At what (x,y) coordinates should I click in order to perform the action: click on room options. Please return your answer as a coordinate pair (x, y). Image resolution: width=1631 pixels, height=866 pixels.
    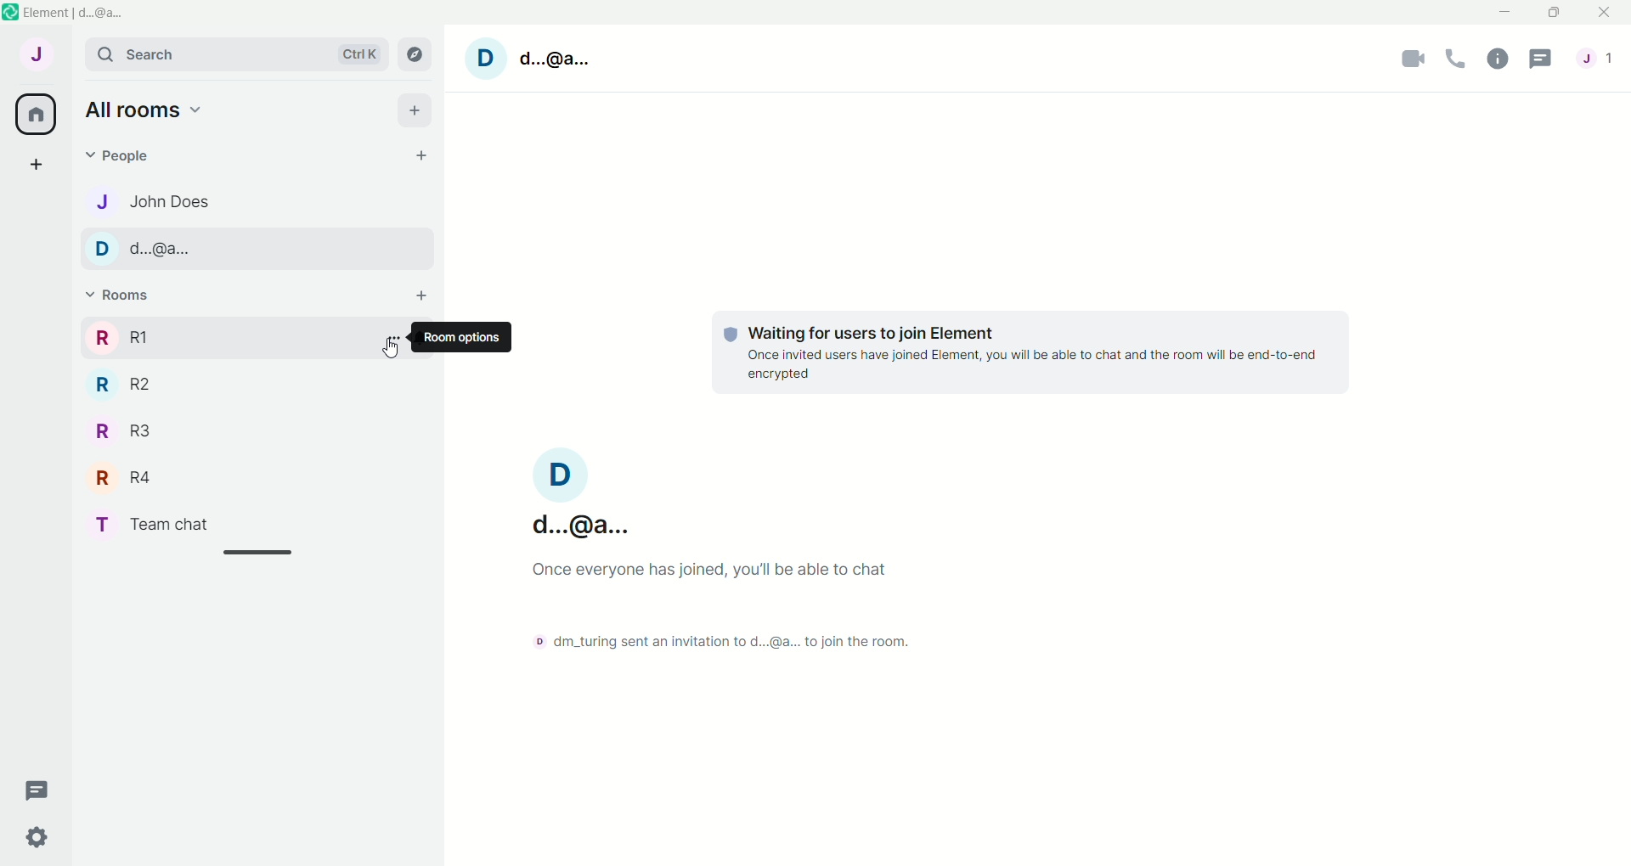
    Looking at the image, I should click on (390, 341).